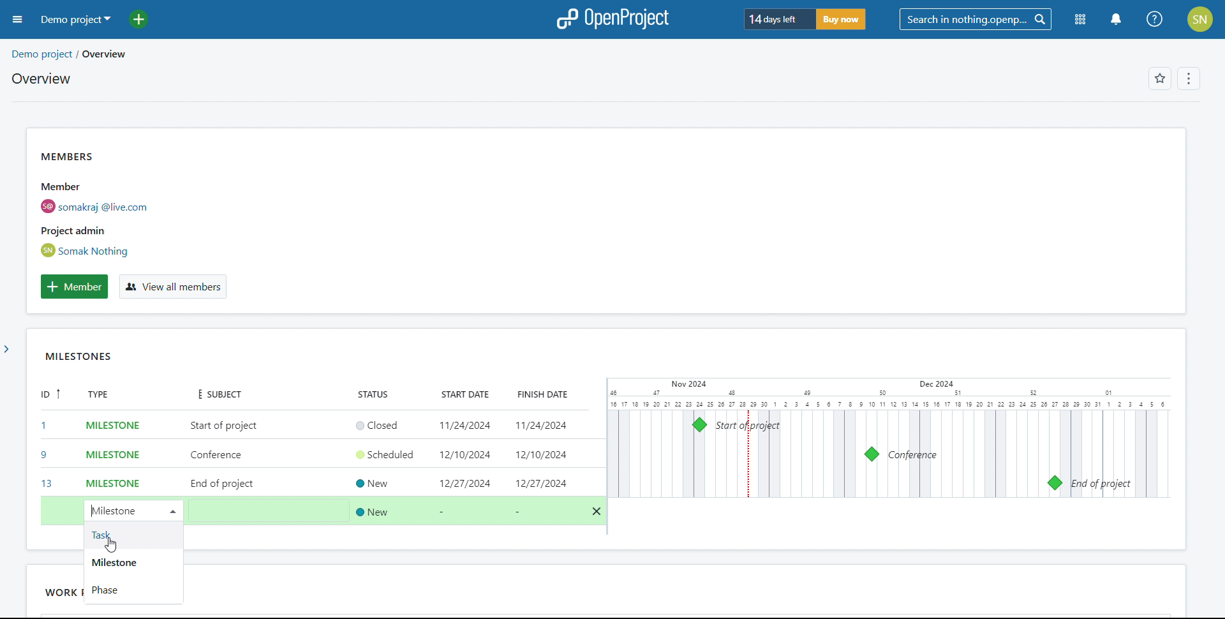 This screenshot has width=1225, height=619. Describe the element at coordinates (132, 562) in the screenshot. I see `milestone` at that location.